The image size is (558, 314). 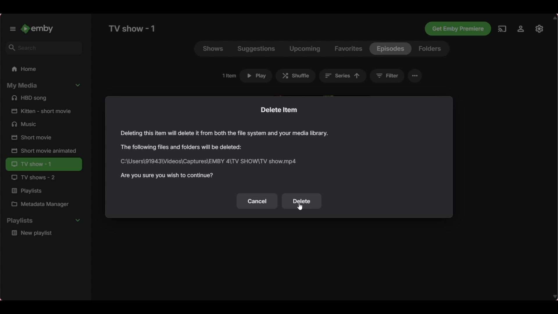 I want to click on Folders, so click(x=430, y=49).